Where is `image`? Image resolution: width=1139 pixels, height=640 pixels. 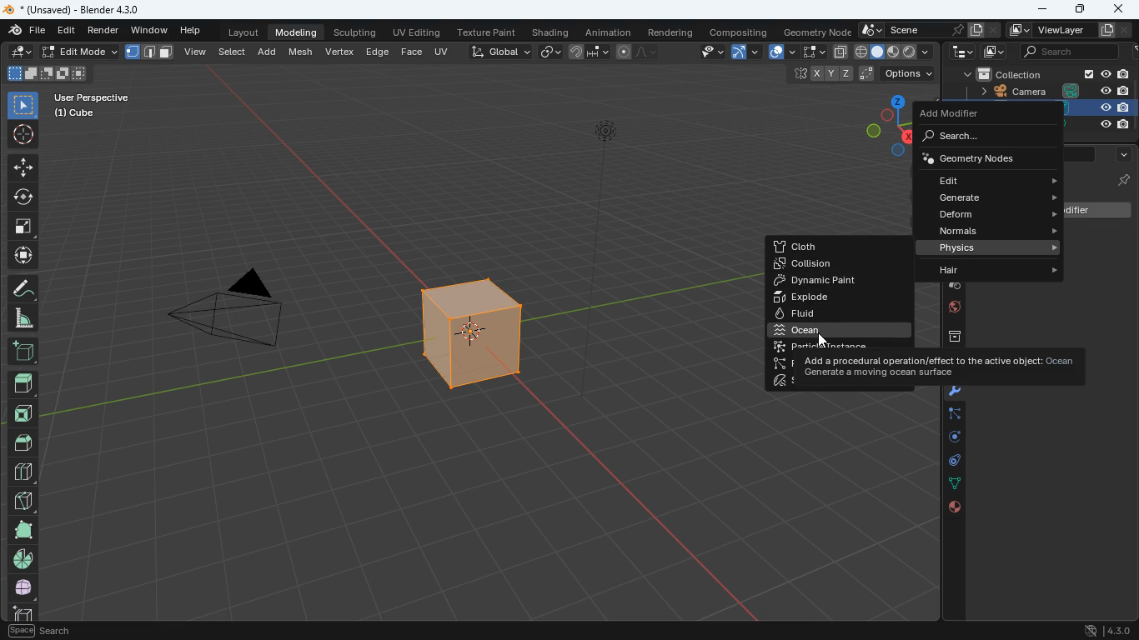 image is located at coordinates (996, 54).